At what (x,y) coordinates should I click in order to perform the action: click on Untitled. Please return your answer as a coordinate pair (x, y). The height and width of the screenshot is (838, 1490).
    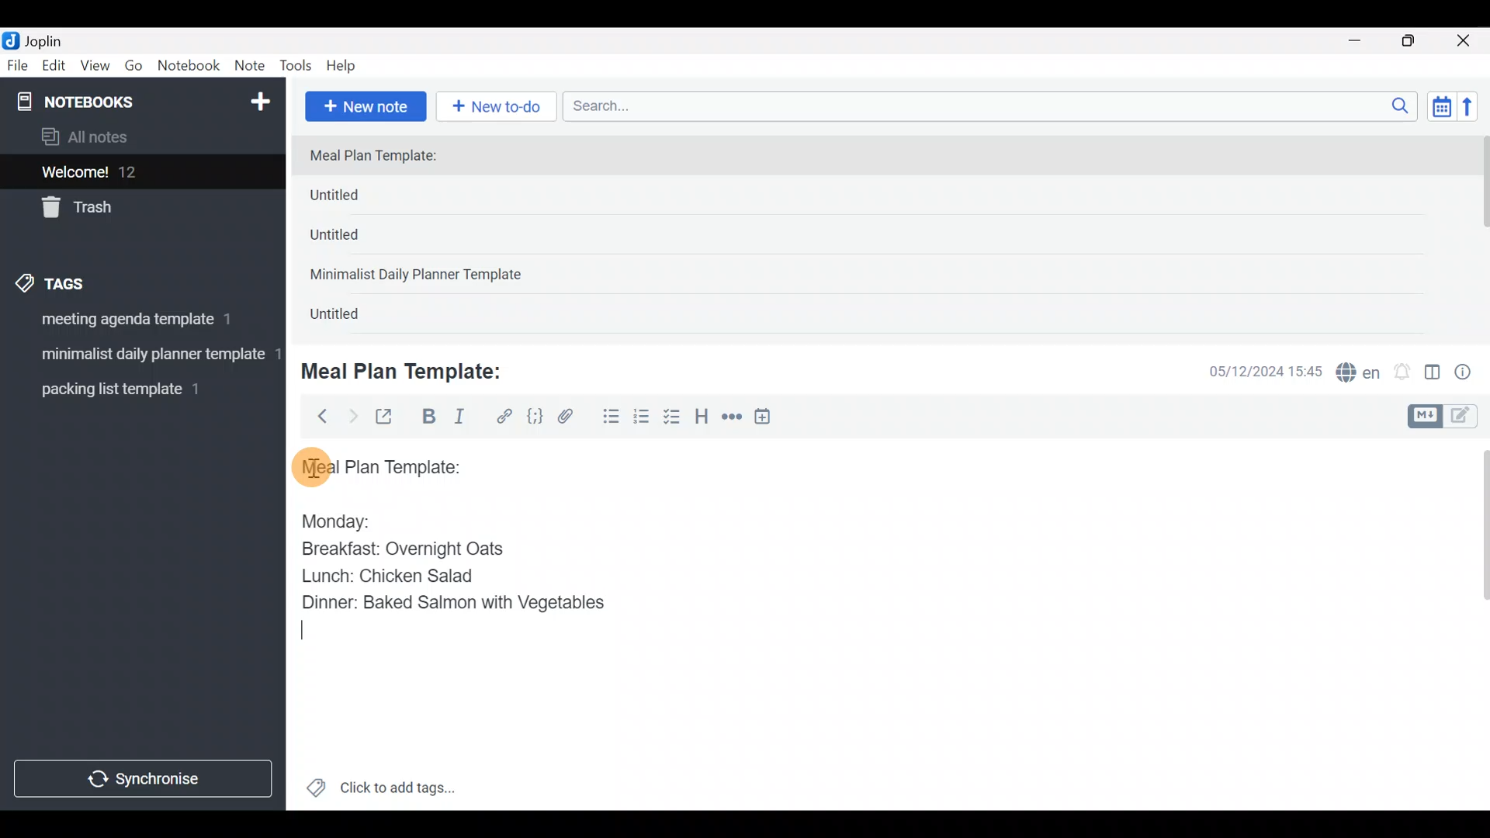
    Looking at the image, I should click on (360, 199).